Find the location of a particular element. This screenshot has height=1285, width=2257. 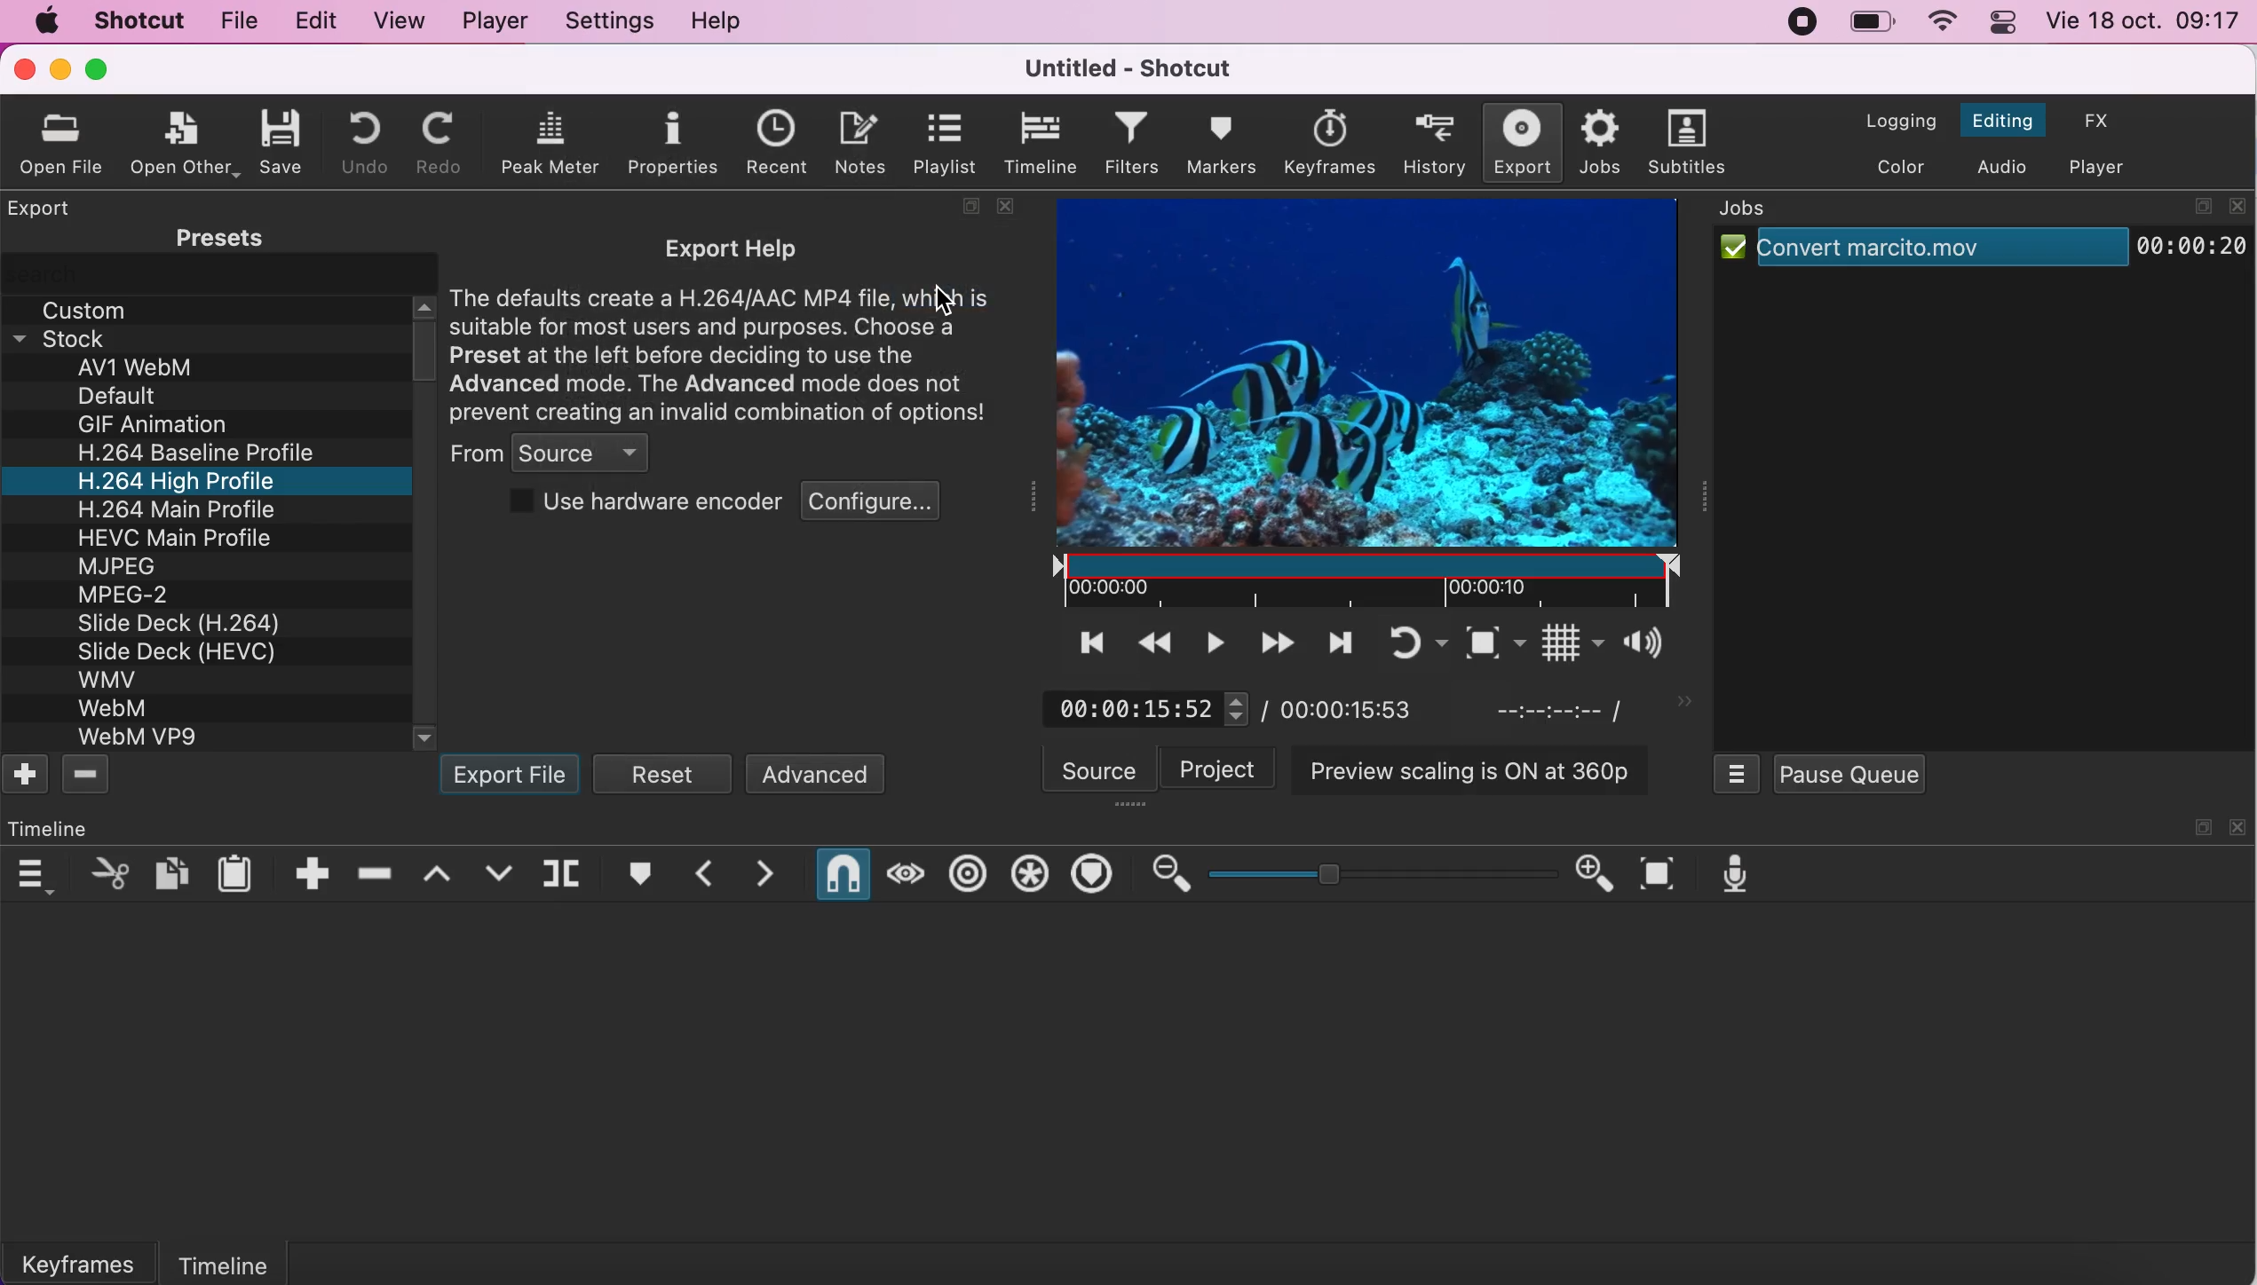

undo is located at coordinates (355, 142).